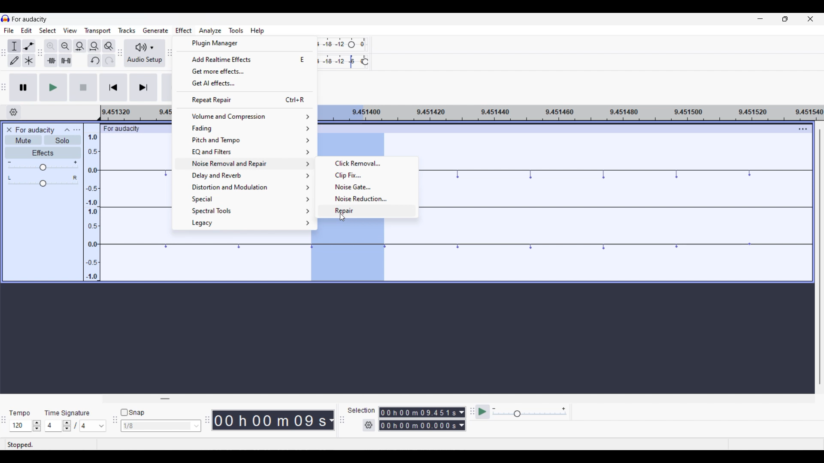 This screenshot has width=824, height=463. What do you see at coordinates (245, 72) in the screenshot?
I see `Get more effects` at bounding box center [245, 72].